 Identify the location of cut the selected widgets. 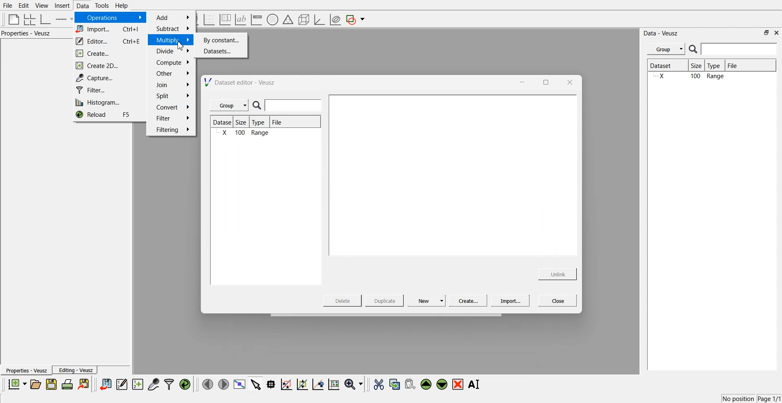
(378, 385).